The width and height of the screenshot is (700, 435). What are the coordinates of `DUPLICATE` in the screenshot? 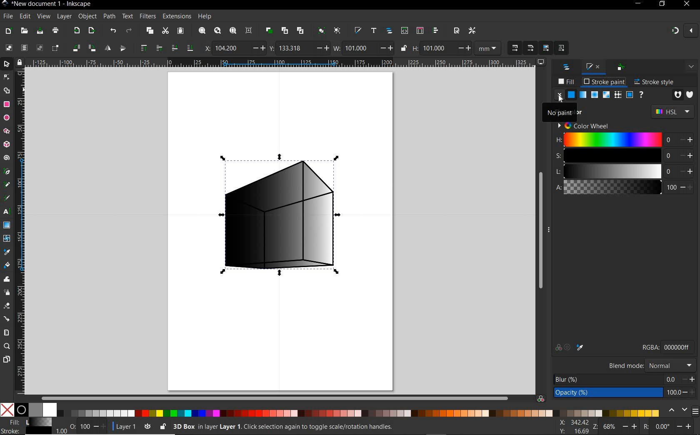 It's located at (269, 31).